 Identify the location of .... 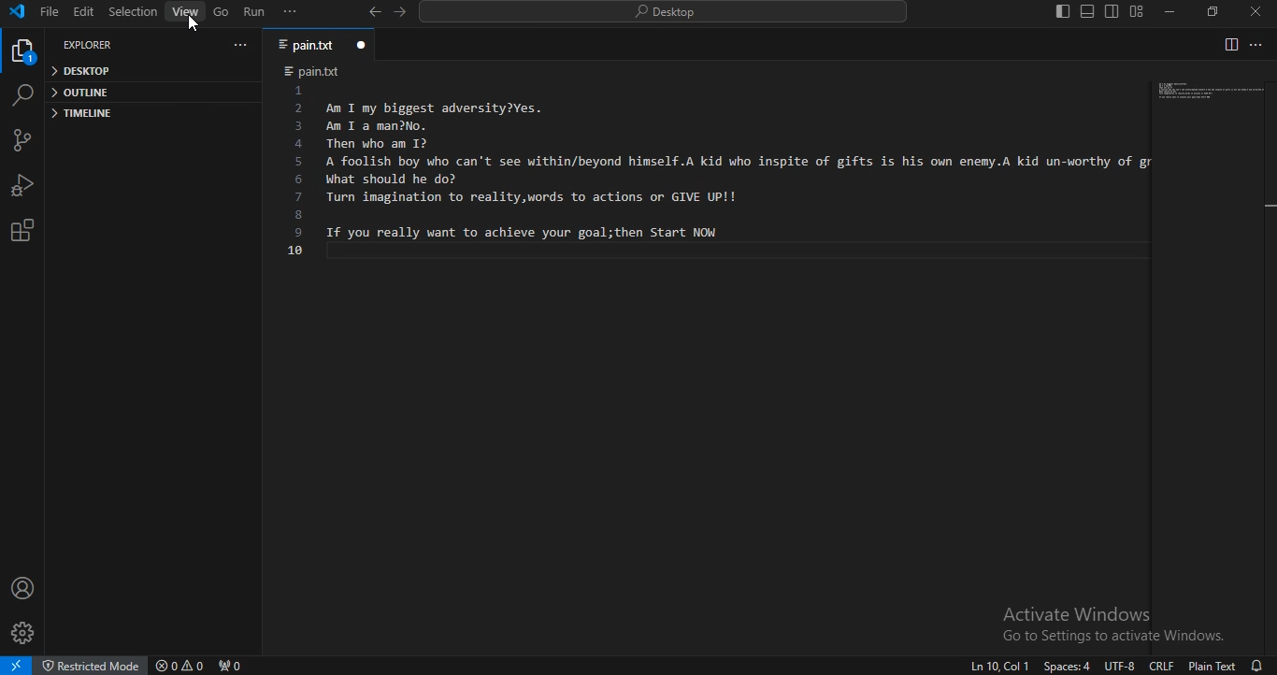
(290, 11).